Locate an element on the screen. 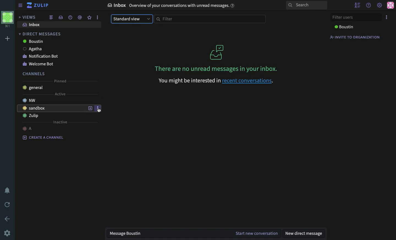 The height and width of the screenshot is (240, 396). cursor is located at coordinates (99, 111).